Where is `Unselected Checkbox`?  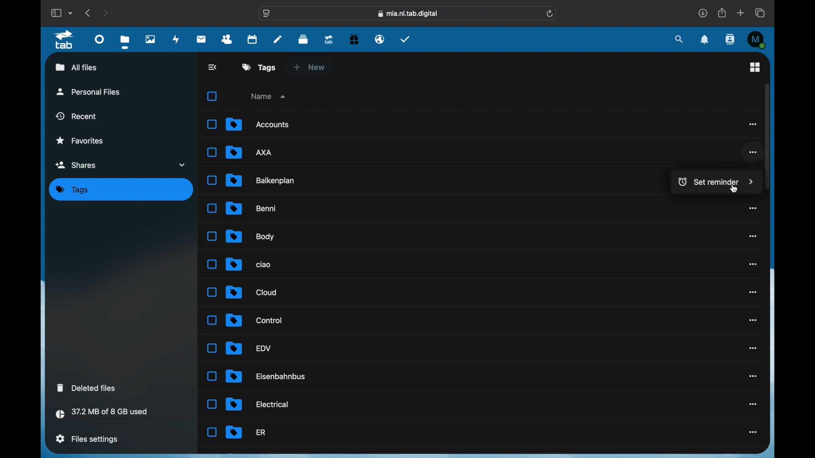 Unselected Checkbox is located at coordinates (211, 320).